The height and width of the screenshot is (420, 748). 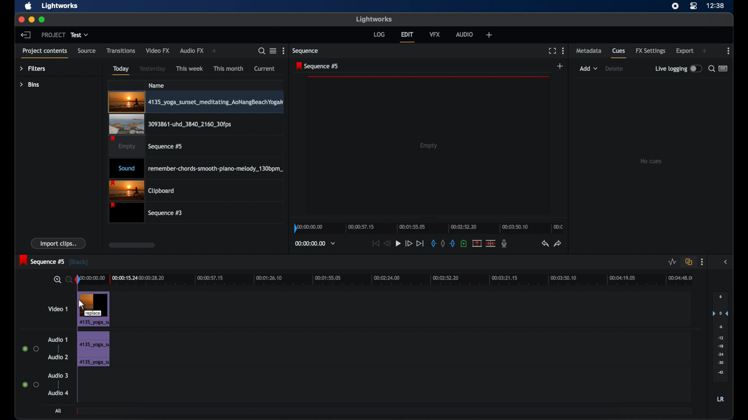 I want to click on time, so click(x=716, y=6).